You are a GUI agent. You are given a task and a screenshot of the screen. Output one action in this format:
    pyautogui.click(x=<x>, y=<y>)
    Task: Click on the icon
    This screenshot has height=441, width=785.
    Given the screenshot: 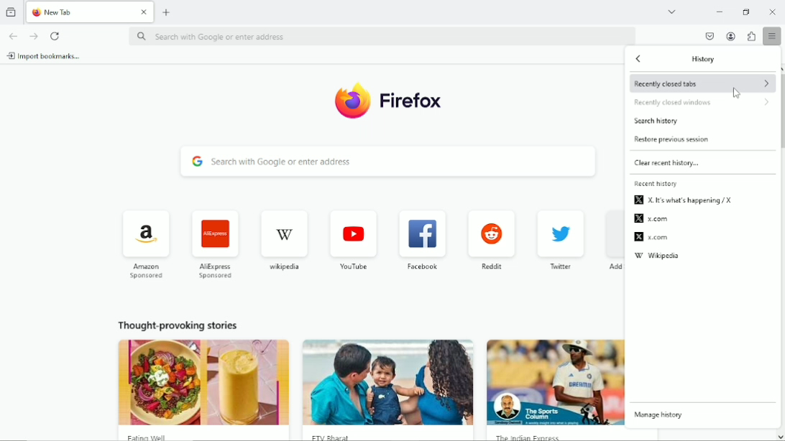 What is the action you would take?
    pyautogui.click(x=556, y=235)
    